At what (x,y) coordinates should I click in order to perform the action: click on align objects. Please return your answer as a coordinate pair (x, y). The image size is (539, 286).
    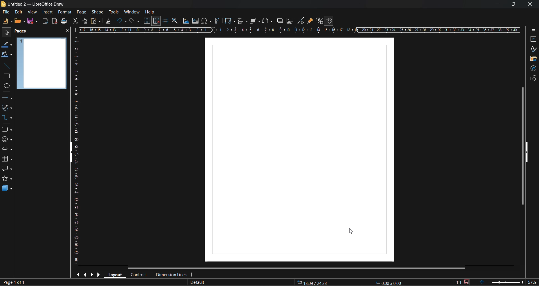
    Looking at the image, I should click on (243, 22).